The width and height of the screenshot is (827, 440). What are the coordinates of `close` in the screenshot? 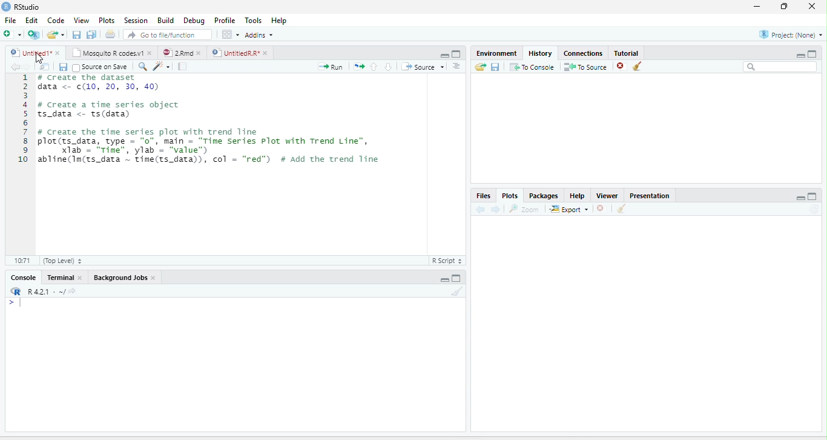 It's located at (812, 7).